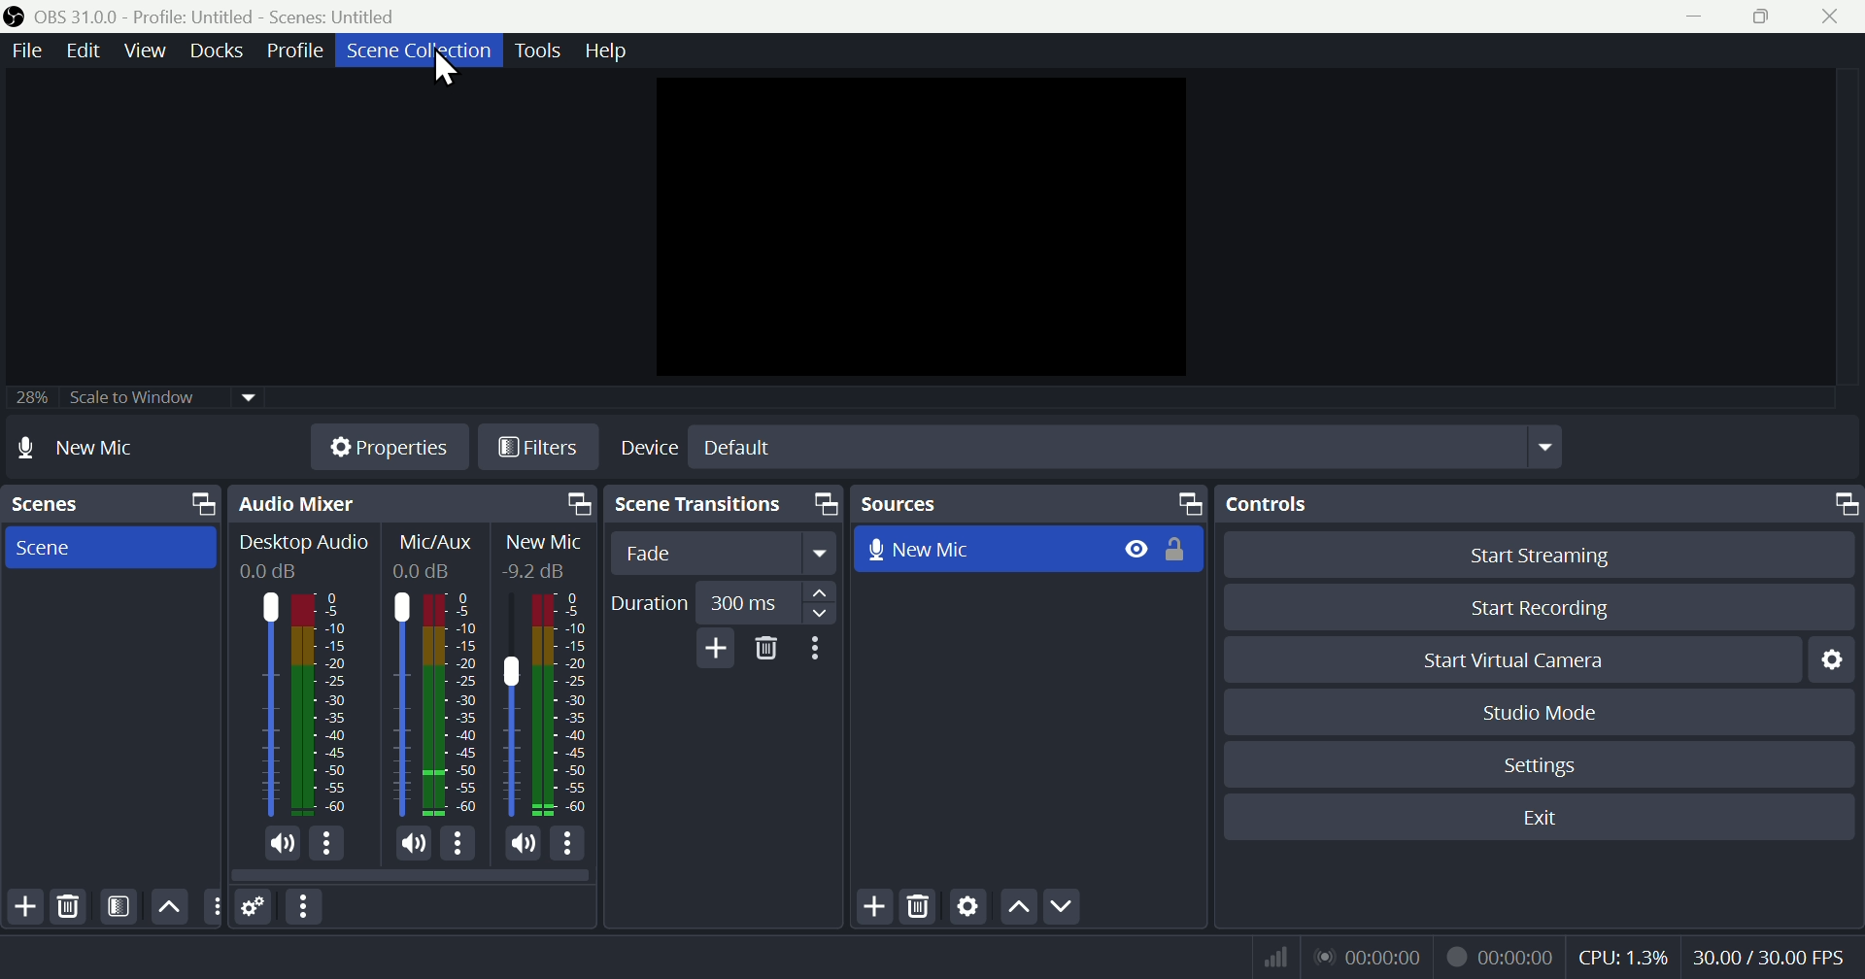 The image size is (1865, 979). What do you see at coordinates (113, 550) in the screenshot?
I see `Scene` at bounding box center [113, 550].